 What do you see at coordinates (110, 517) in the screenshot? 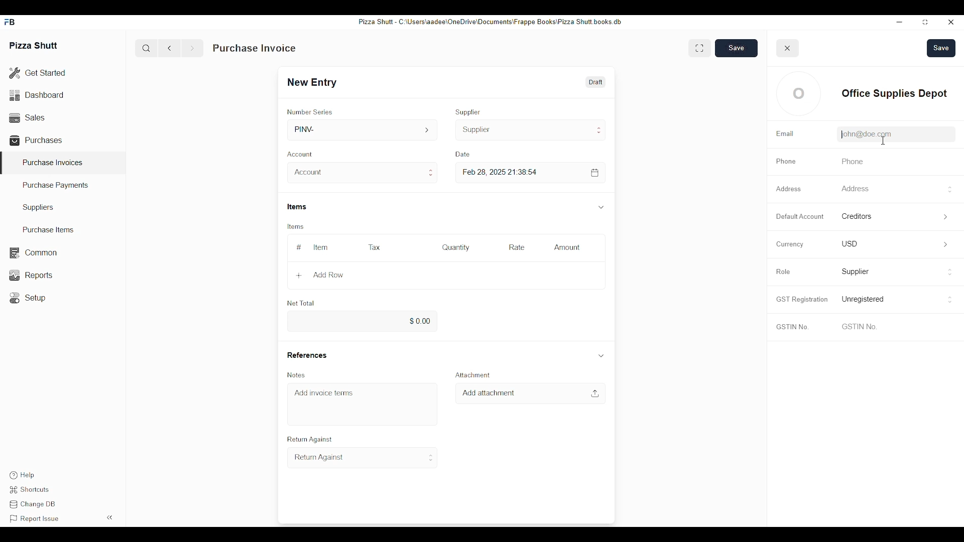
I see `<<` at bounding box center [110, 517].